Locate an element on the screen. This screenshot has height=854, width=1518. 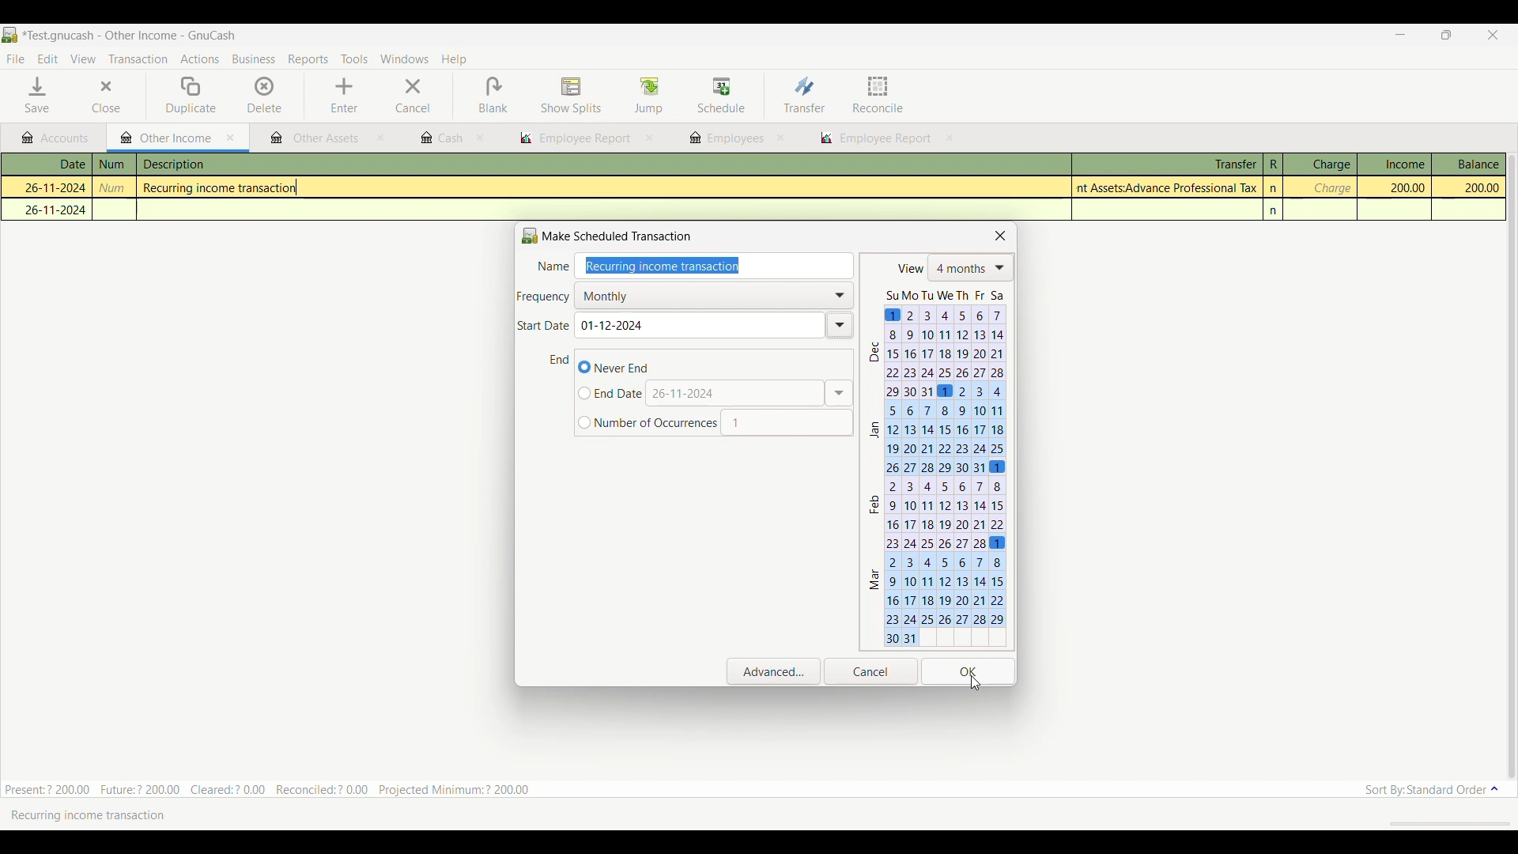
Duplicate is located at coordinates (191, 96).